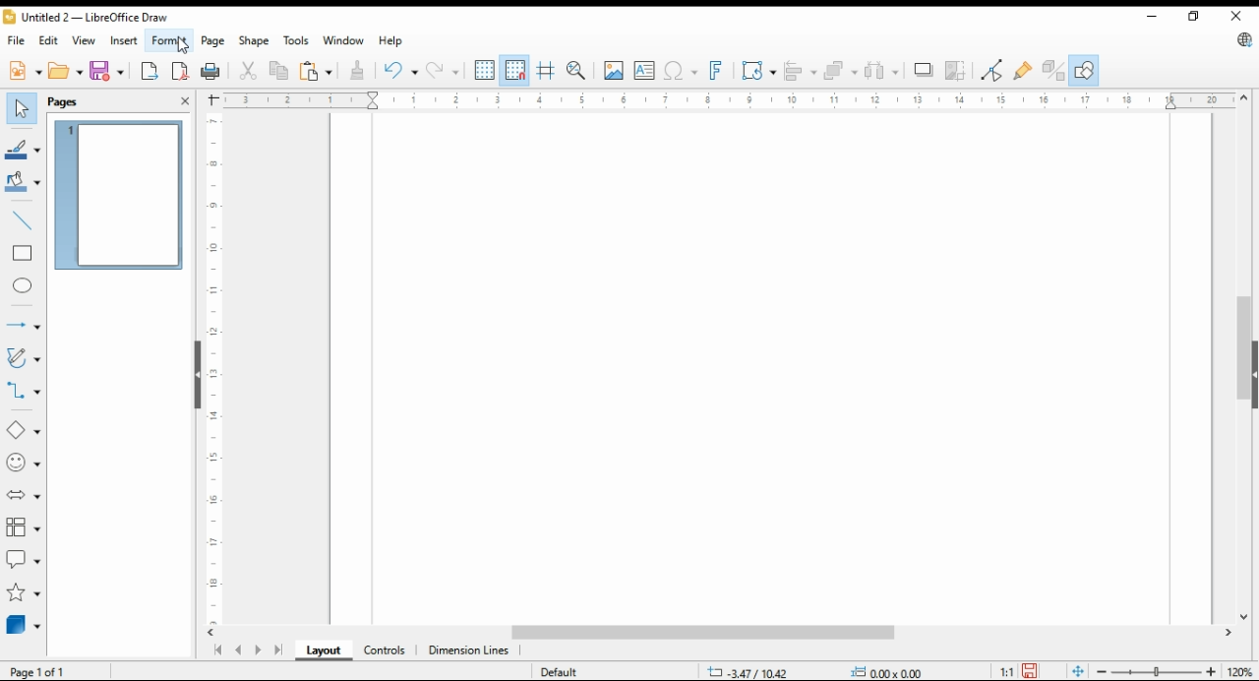  What do you see at coordinates (442, 70) in the screenshot?
I see `redo` at bounding box center [442, 70].